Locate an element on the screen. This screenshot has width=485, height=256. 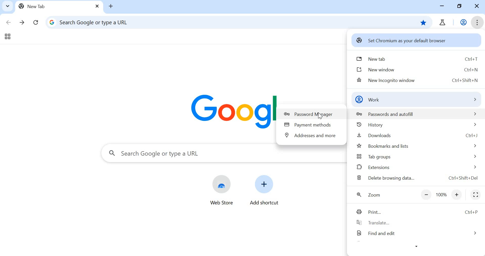
find and edit is located at coordinates (415, 233).